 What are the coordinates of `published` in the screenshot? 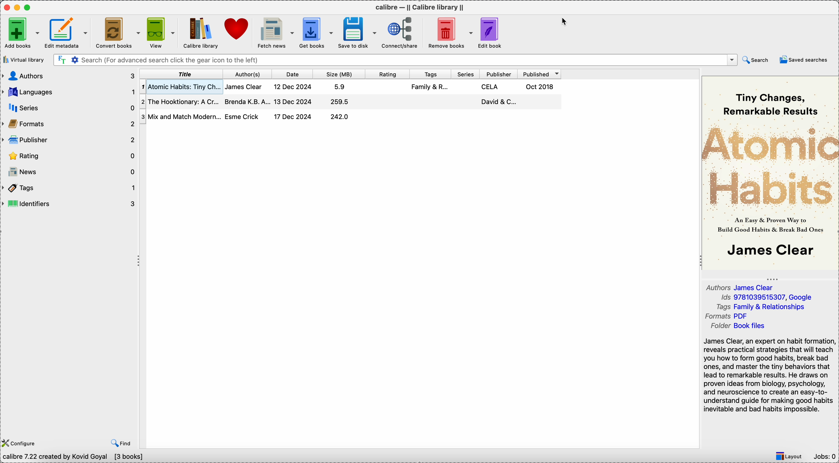 It's located at (540, 73).